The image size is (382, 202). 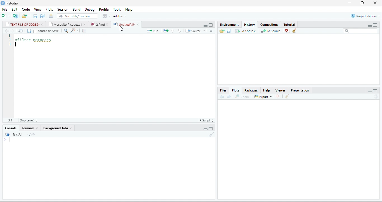 I want to click on minimize, so click(x=369, y=25).